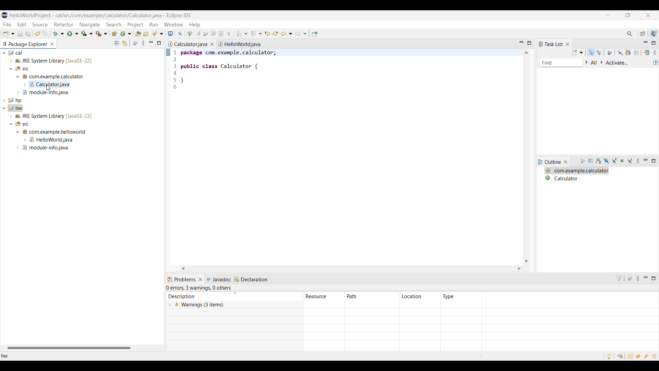 This screenshot has height=371, width=659. I want to click on Declaration tab, so click(252, 279).